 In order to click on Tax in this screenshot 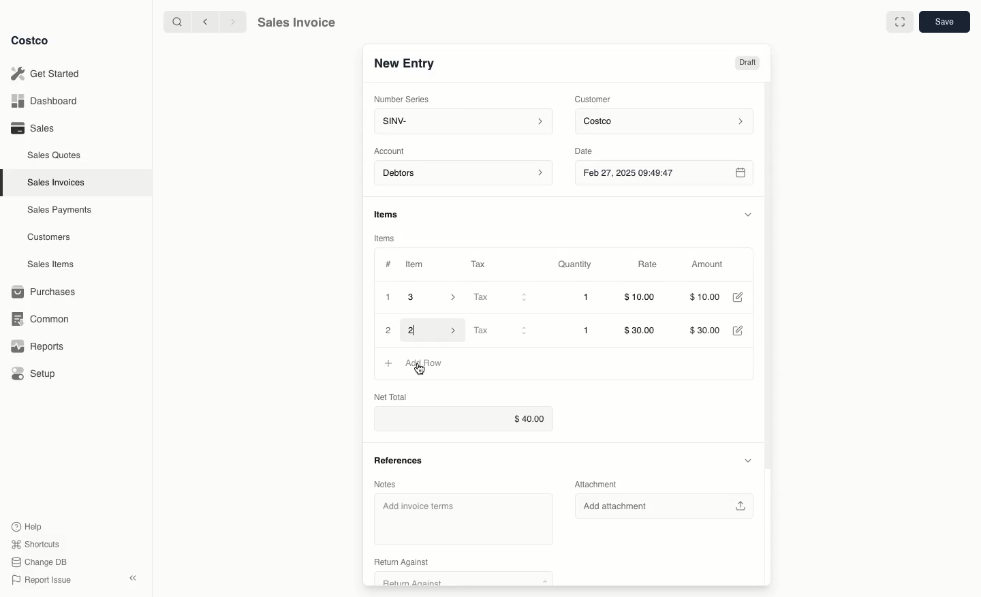, I will do `click(499, 298)`.